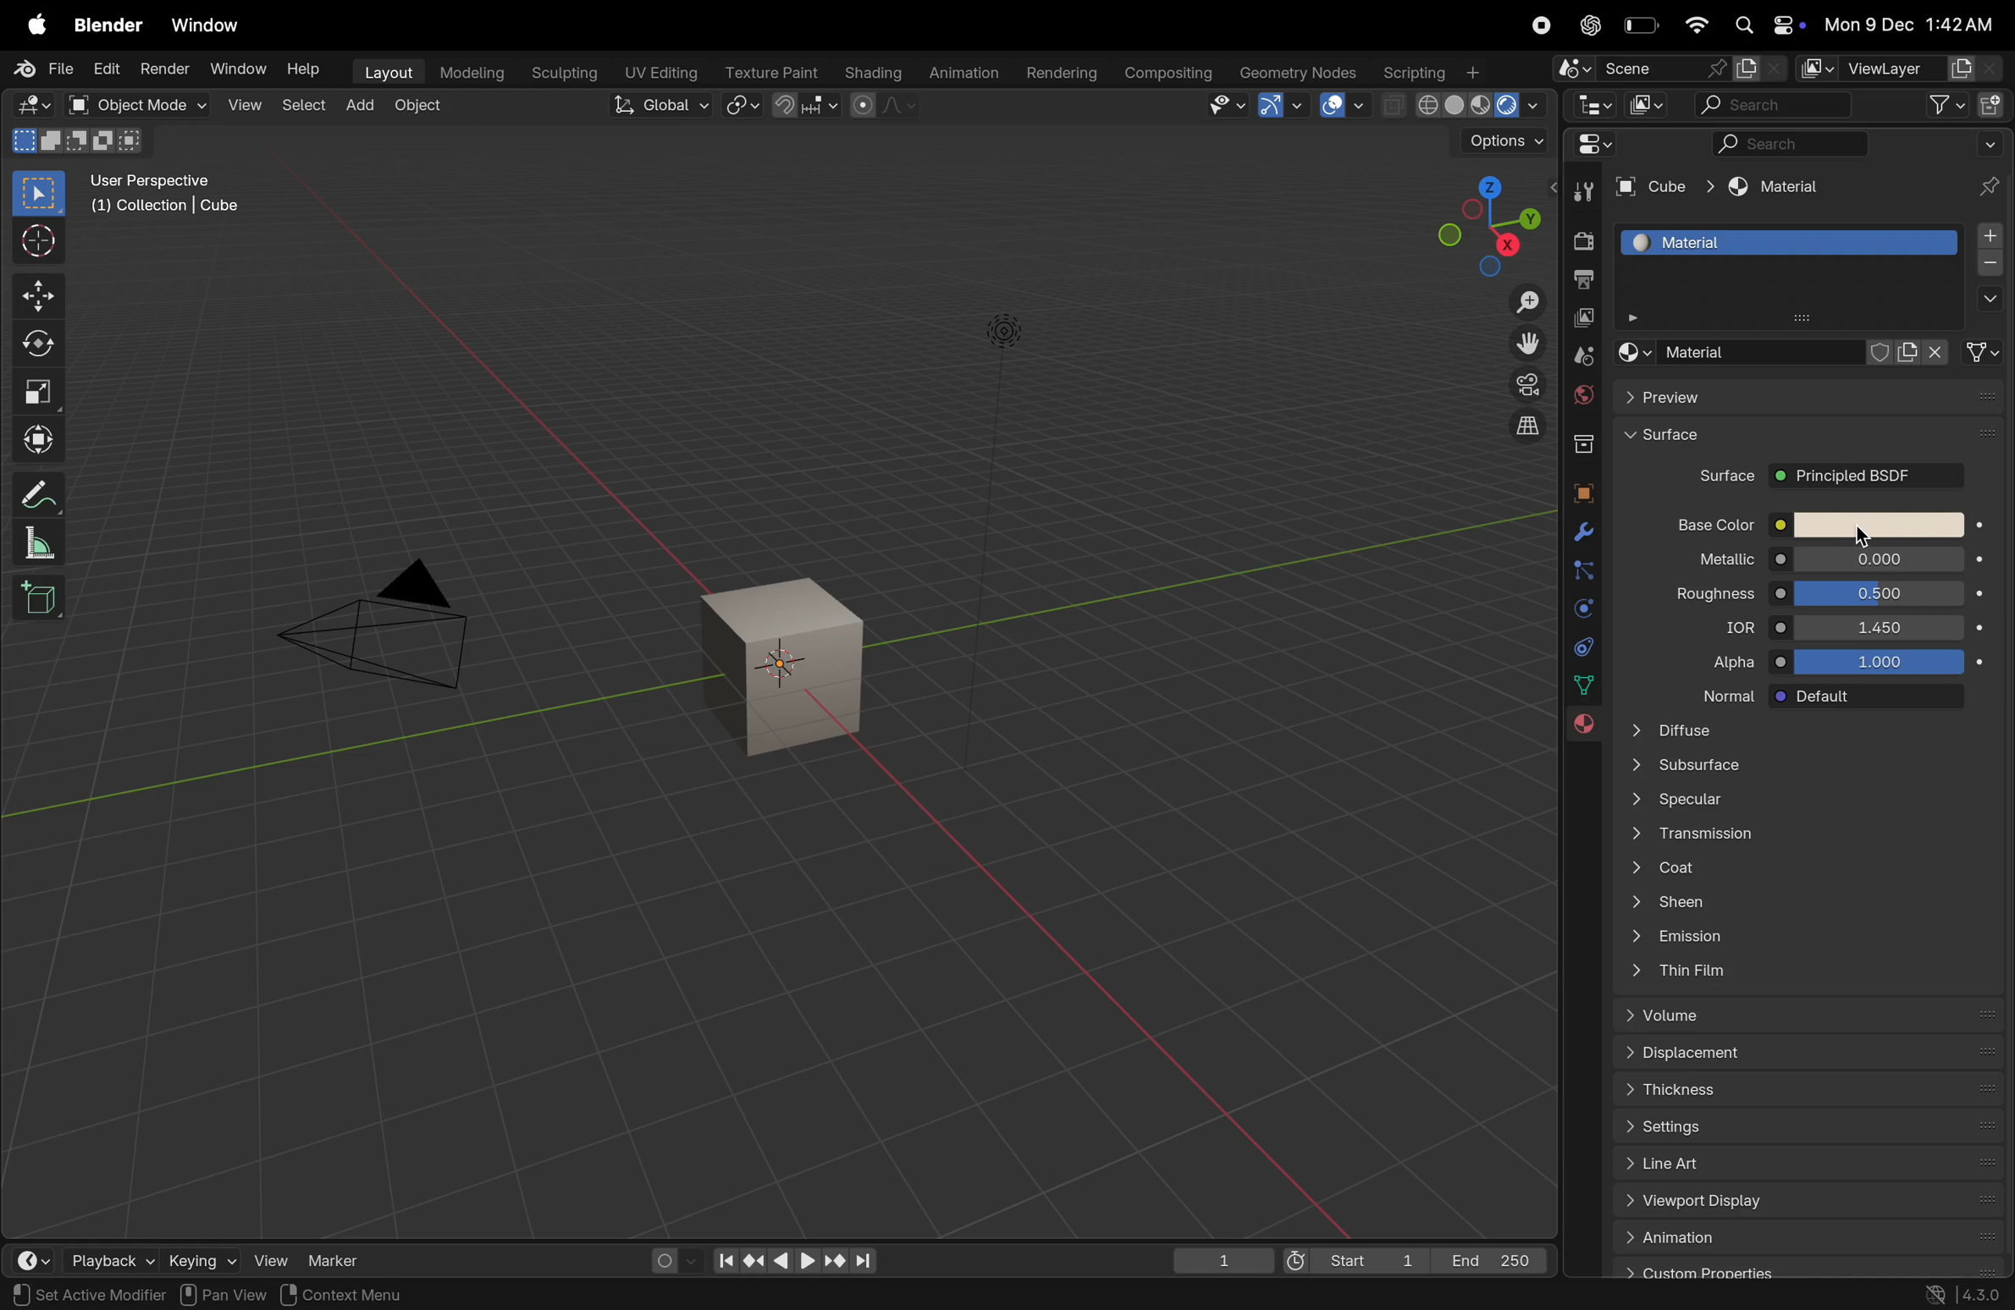 This screenshot has height=1310, width=2015. What do you see at coordinates (1223, 1262) in the screenshot?
I see `1` at bounding box center [1223, 1262].